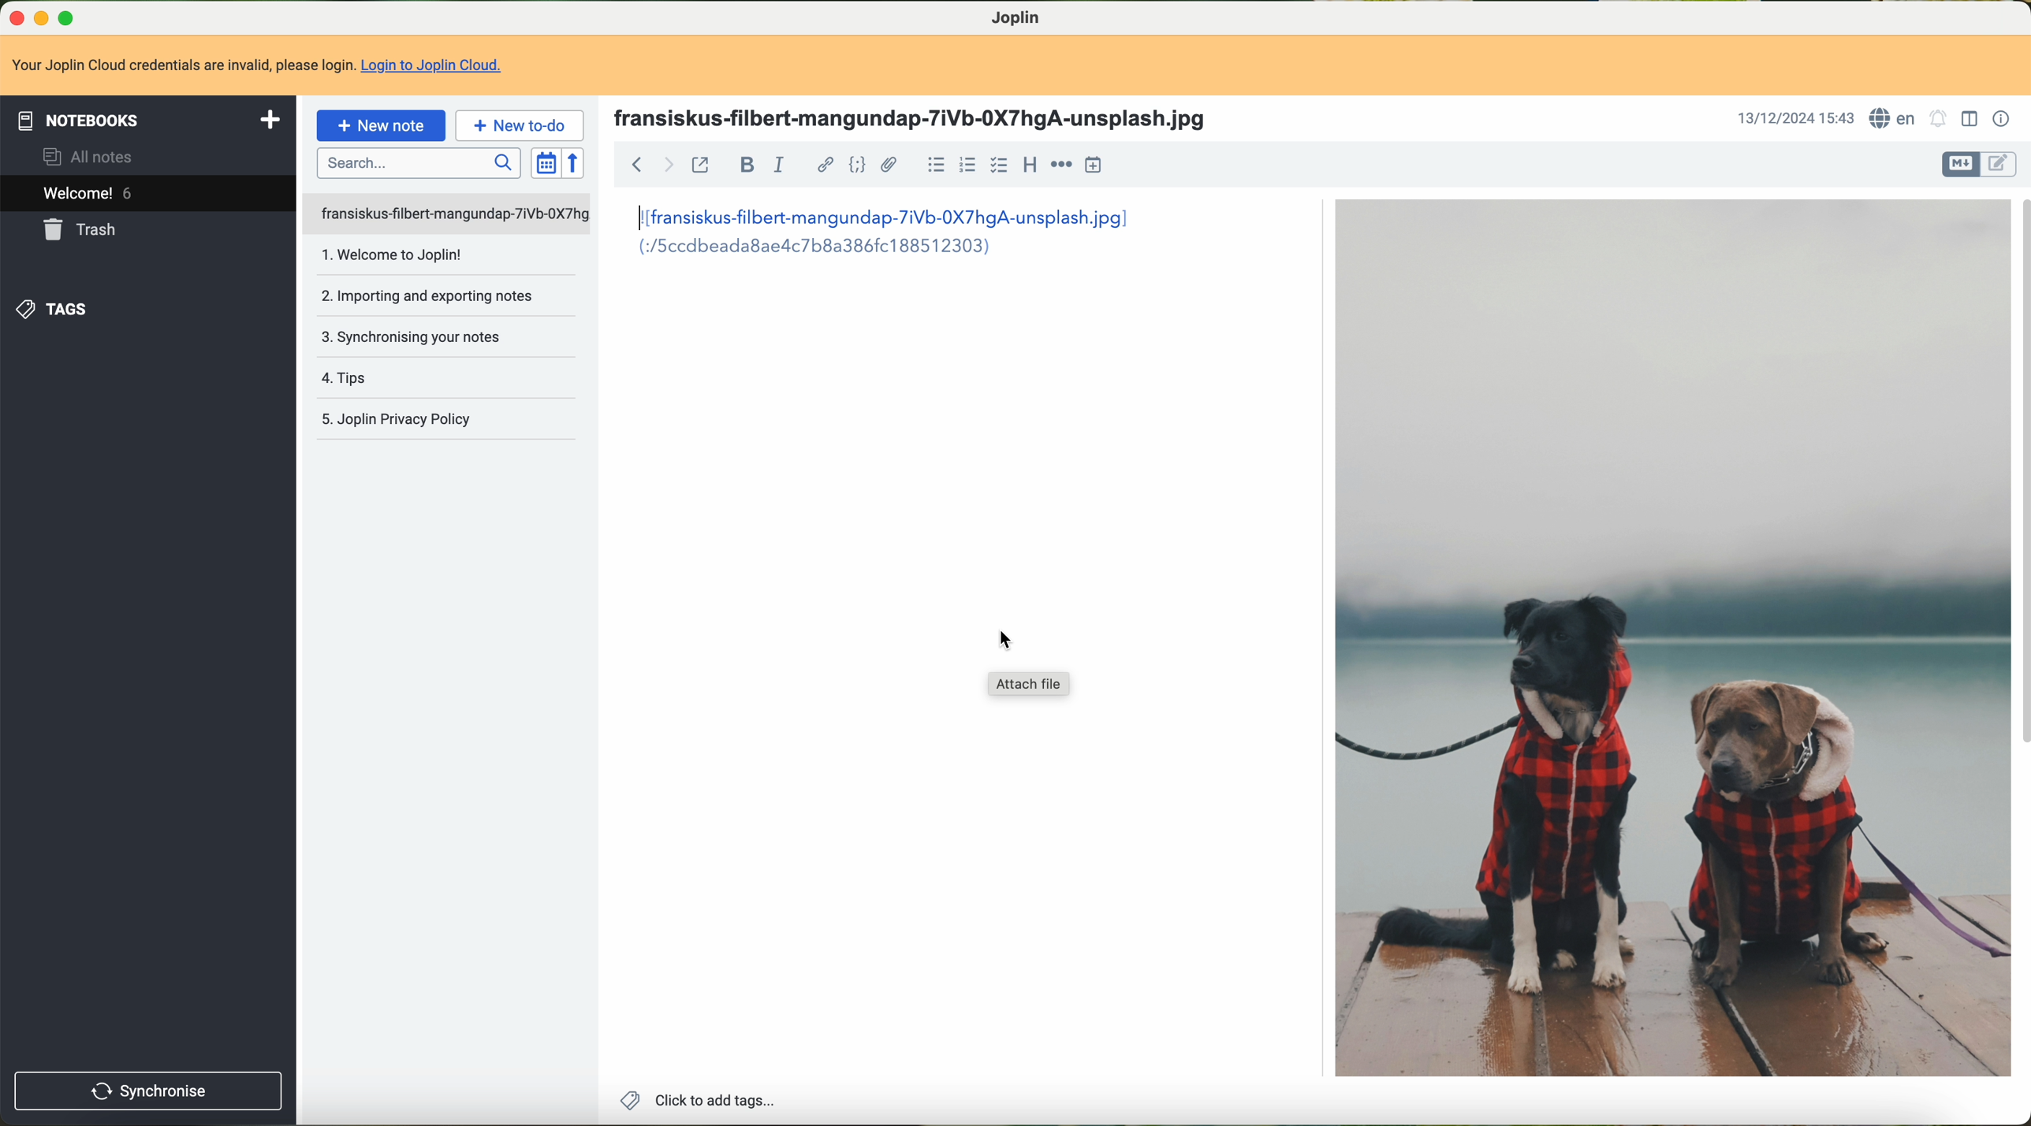 This screenshot has width=2031, height=1126. What do you see at coordinates (148, 194) in the screenshot?
I see `welcome` at bounding box center [148, 194].